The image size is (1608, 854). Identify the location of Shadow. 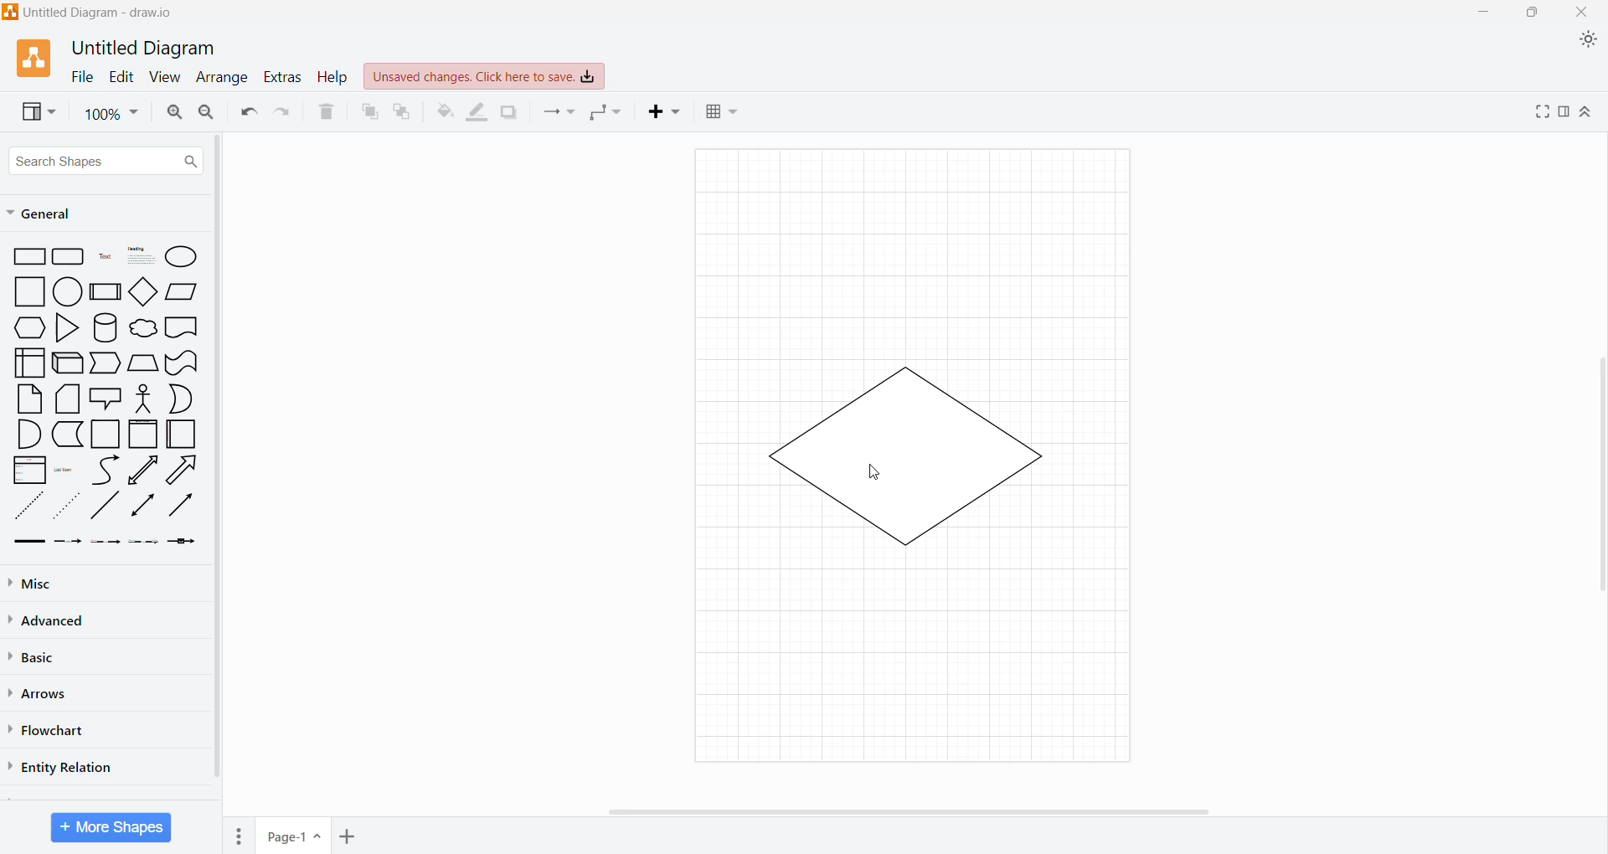
(509, 111).